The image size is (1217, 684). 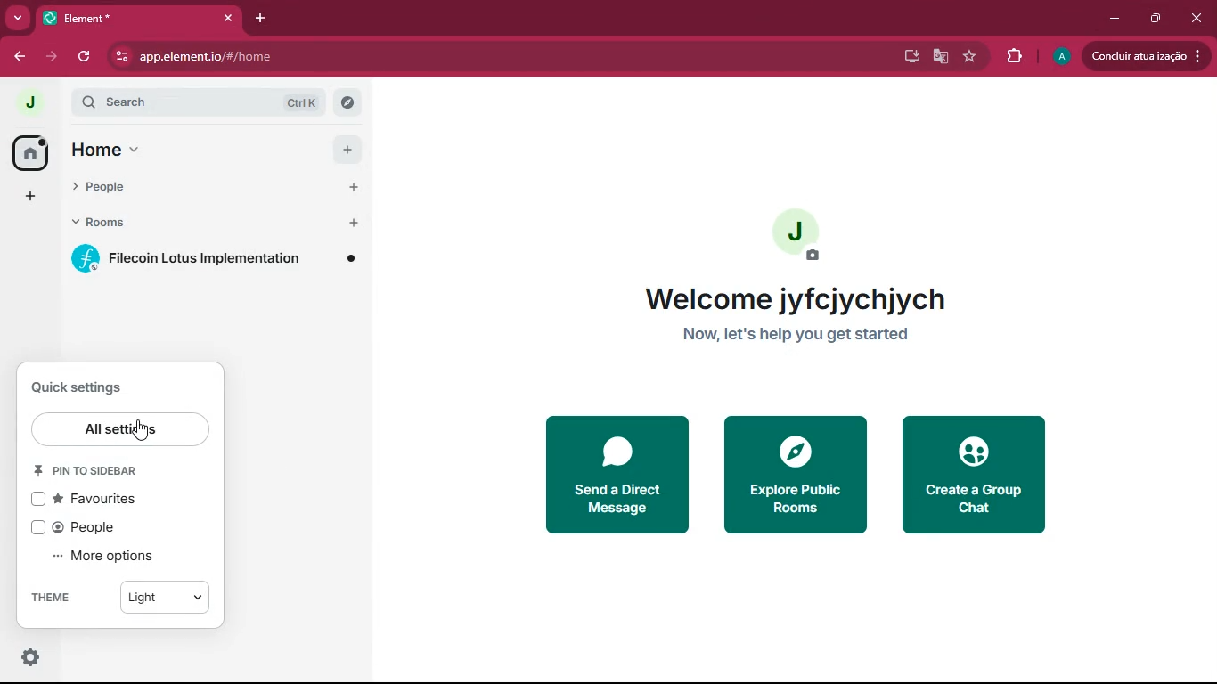 I want to click on add tab, so click(x=259, y=18).